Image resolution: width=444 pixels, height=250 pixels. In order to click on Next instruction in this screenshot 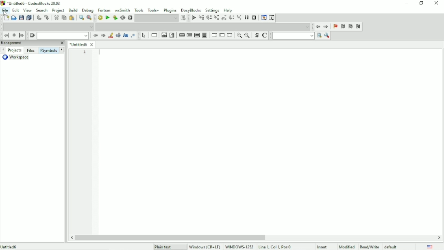, I will do `click(232, 18)`.